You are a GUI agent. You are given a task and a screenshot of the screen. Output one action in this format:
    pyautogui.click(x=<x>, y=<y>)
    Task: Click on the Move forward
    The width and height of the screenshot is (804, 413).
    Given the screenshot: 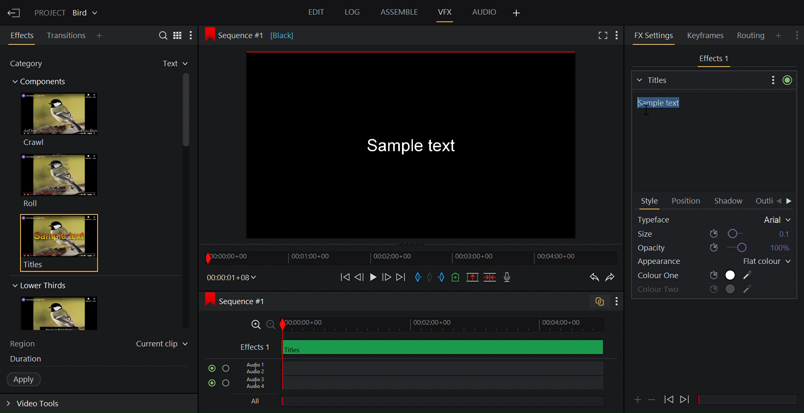 What is the action you would take?
    pyautogui.click(x=400, y=278)
    